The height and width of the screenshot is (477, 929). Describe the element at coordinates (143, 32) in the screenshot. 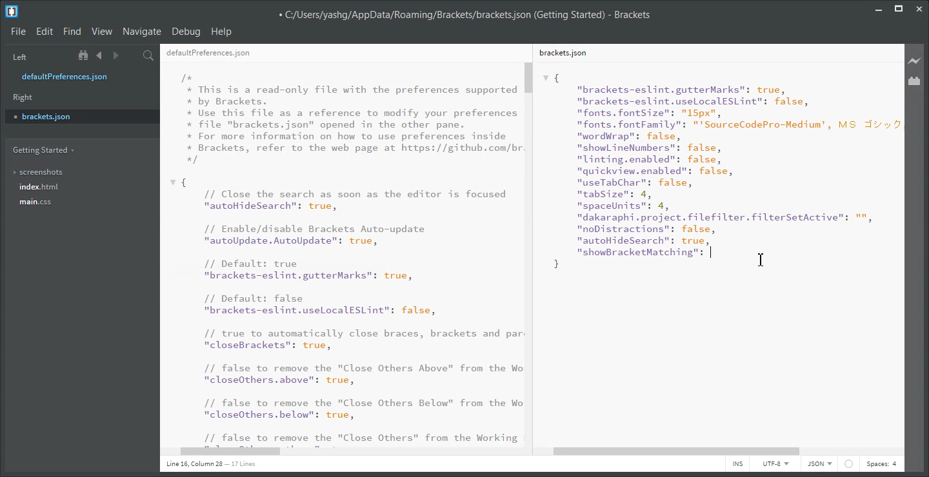

I see `Navigate` at that location.